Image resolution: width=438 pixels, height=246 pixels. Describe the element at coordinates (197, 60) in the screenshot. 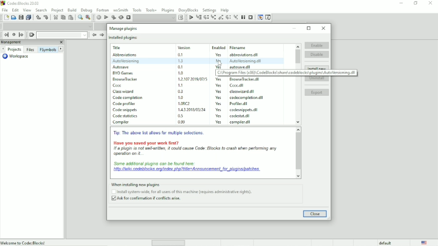

I see `selected plugin ` at that location.